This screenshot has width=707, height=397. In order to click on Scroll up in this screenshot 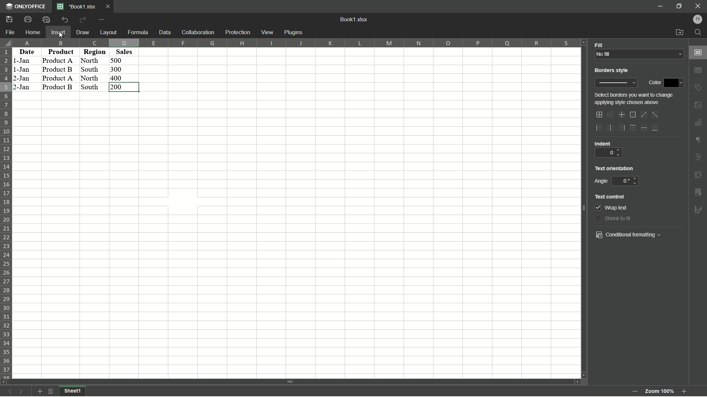, I will do `click(584, 43)`.